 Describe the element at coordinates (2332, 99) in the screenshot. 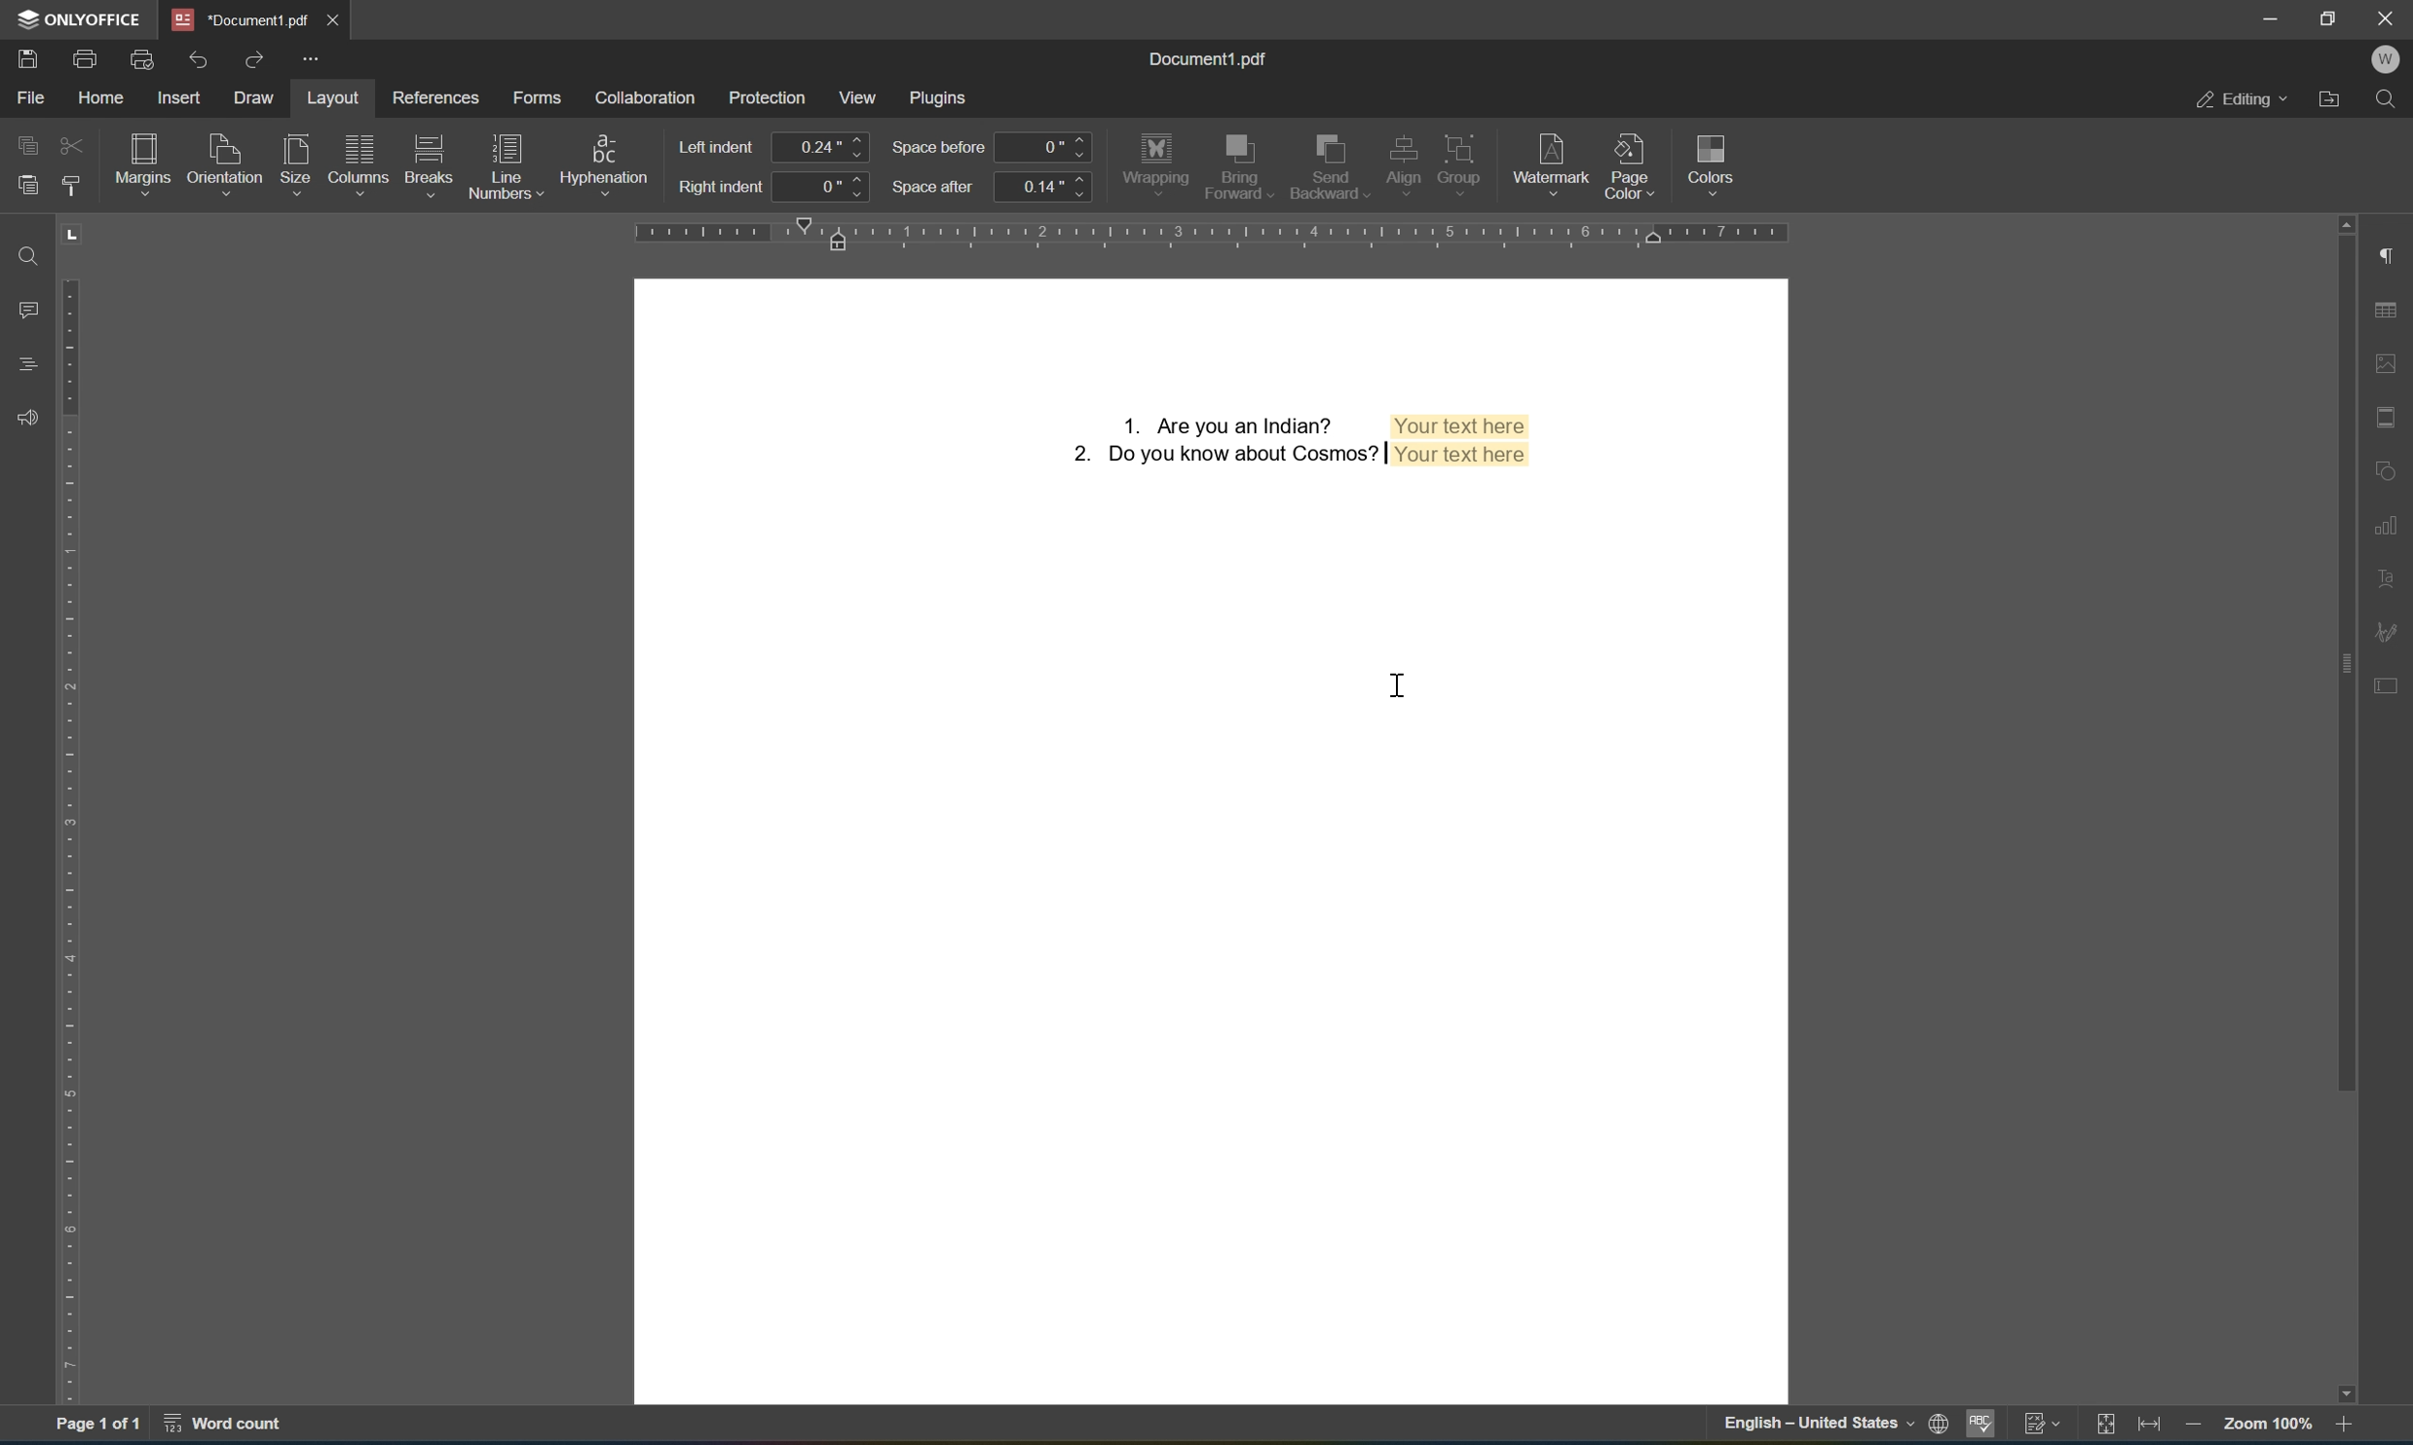

I see `open file location` at that location.